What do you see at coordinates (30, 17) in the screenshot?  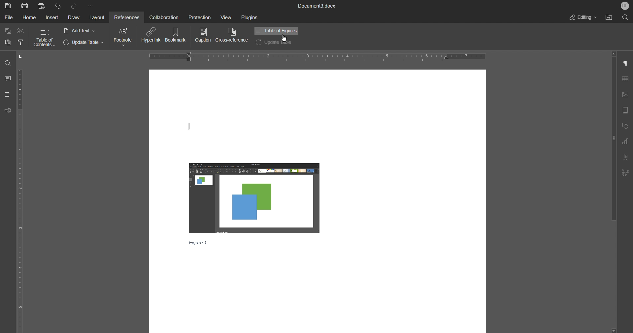 I see `Home` at bounding box center [30, 17].